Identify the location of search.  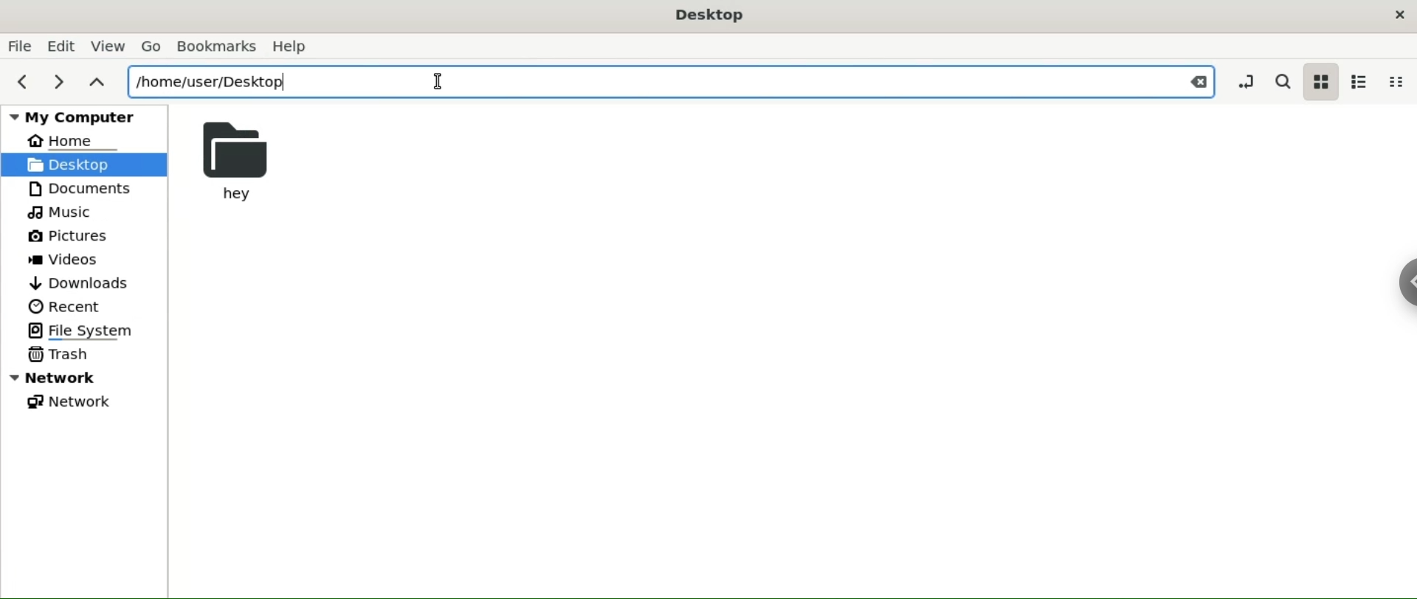
(1282, 81).